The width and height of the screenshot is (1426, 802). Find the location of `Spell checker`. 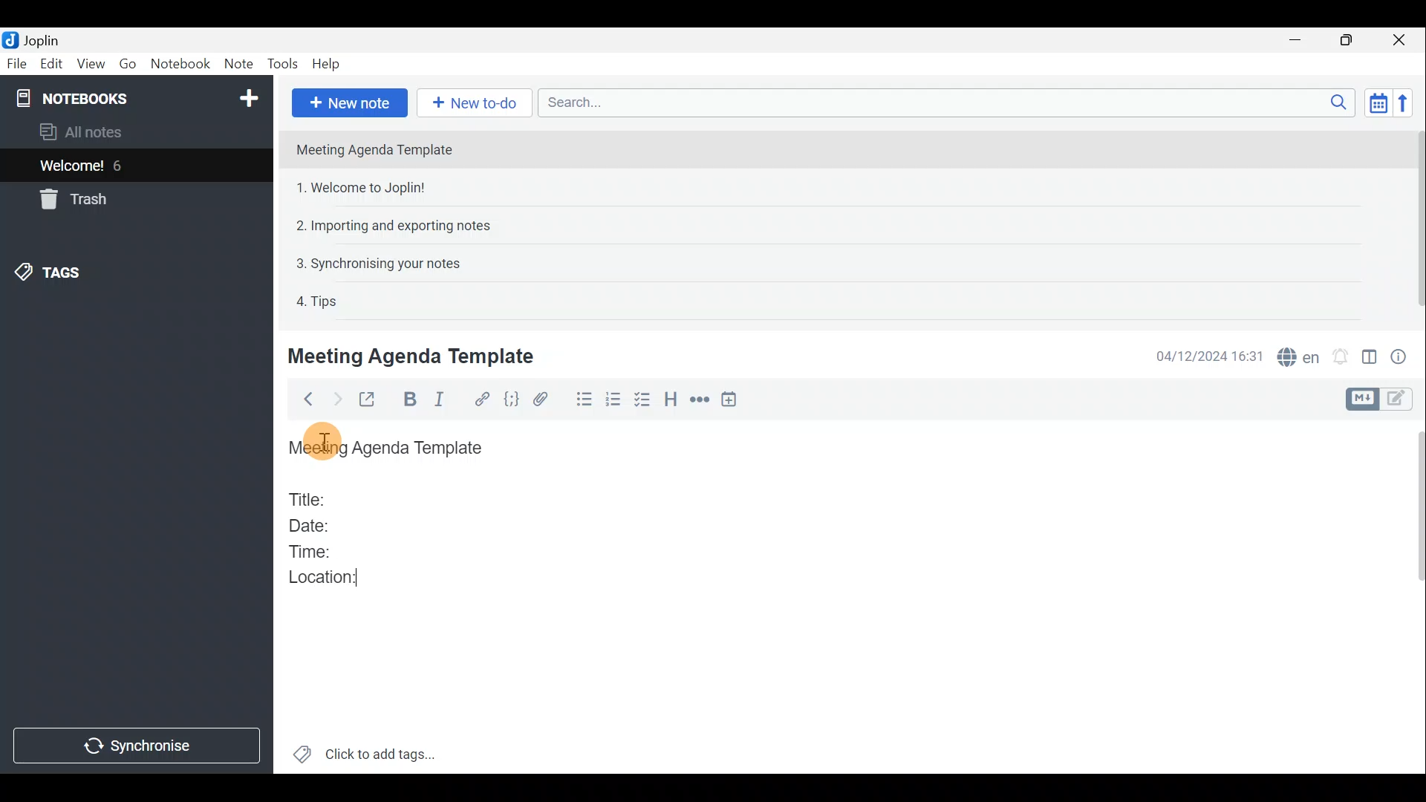

Spell checker is located at coordinates (1300, 355).